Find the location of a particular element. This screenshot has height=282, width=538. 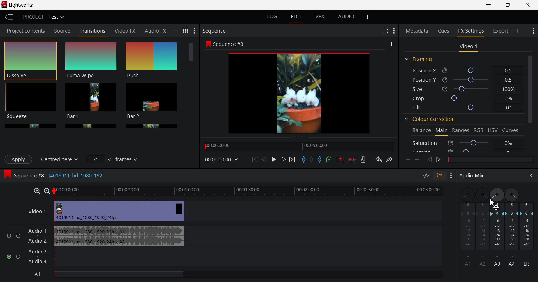

Show Settings is located at coordinates (194, 31).